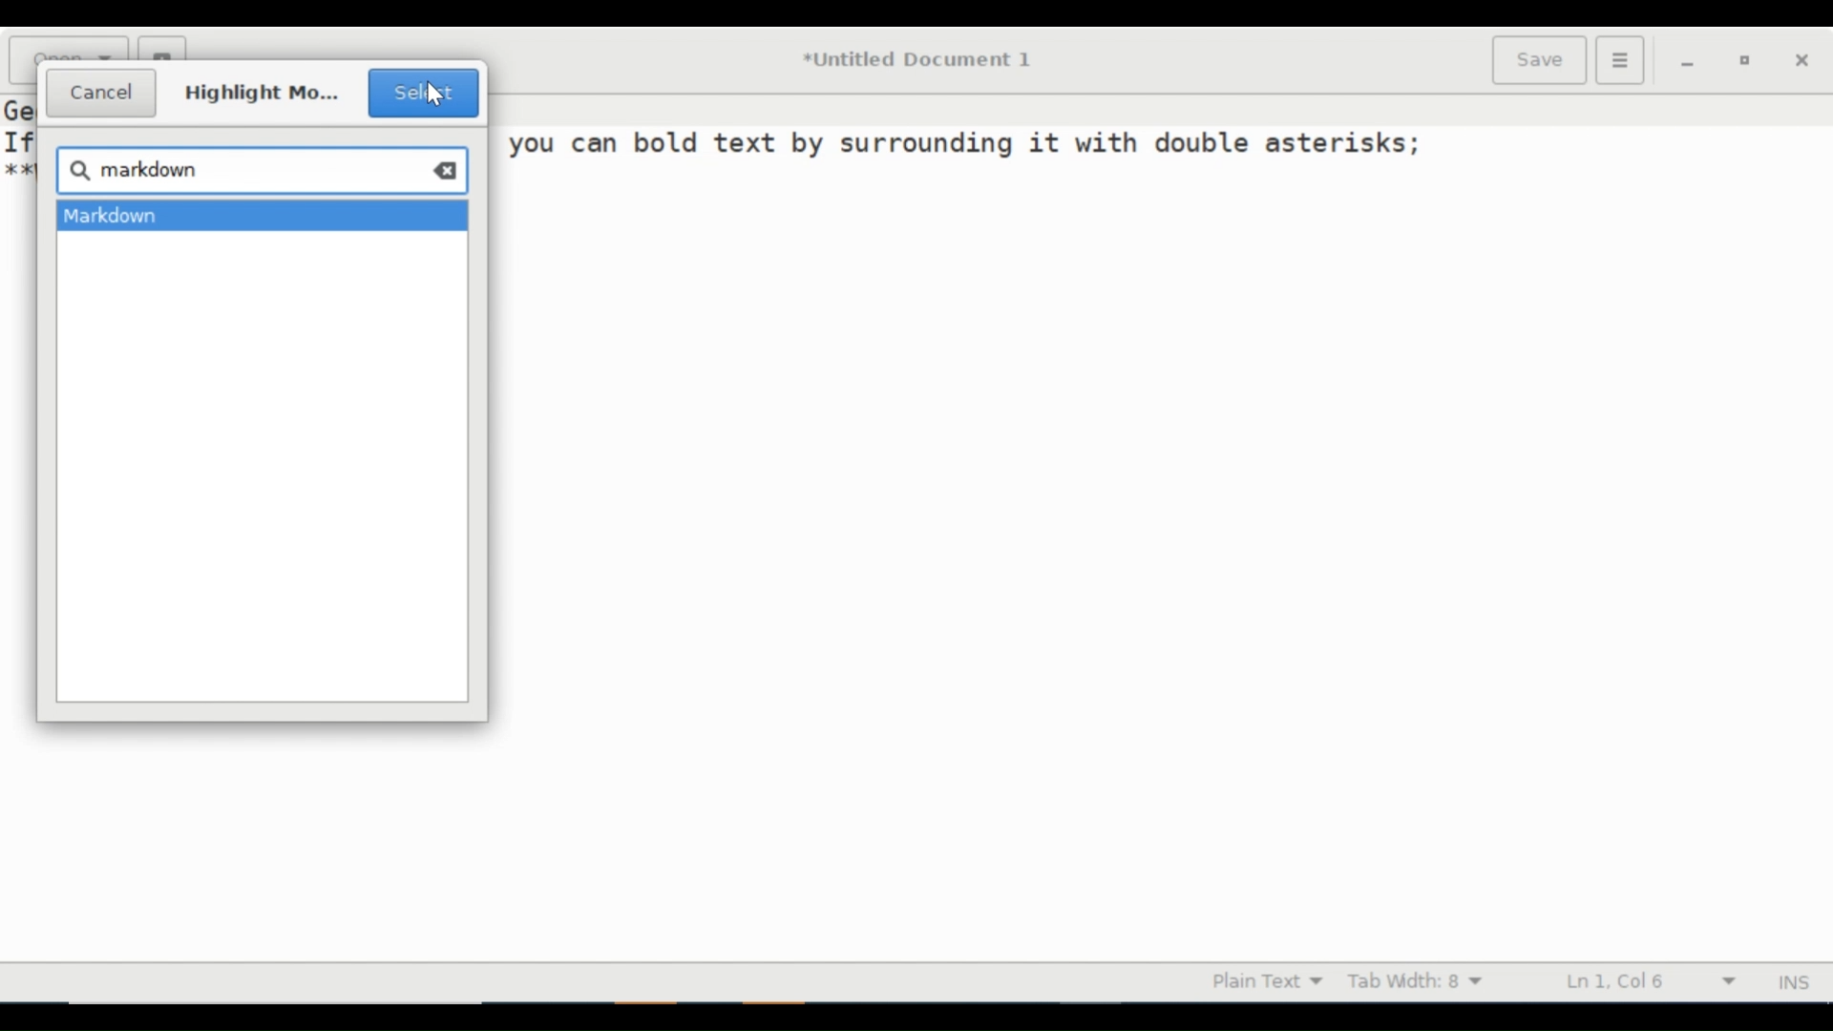  Describe the element at coordinates (444, 171) in the screenshot. I see `clear all` at that location.